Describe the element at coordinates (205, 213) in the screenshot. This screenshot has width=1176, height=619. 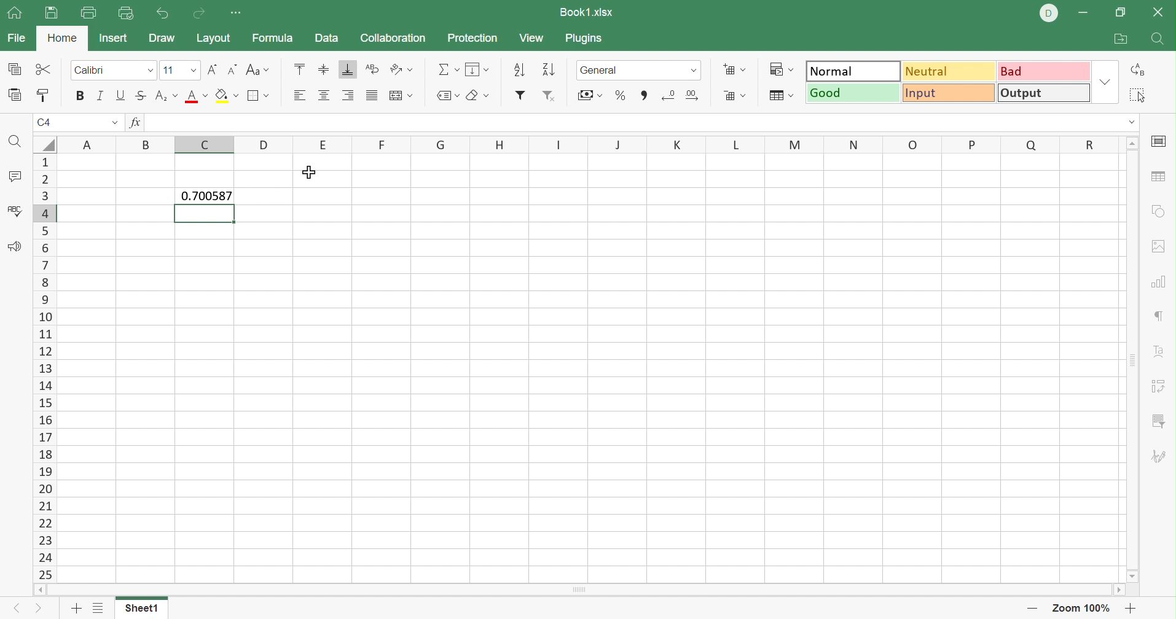
I see `selected cells` at that location.